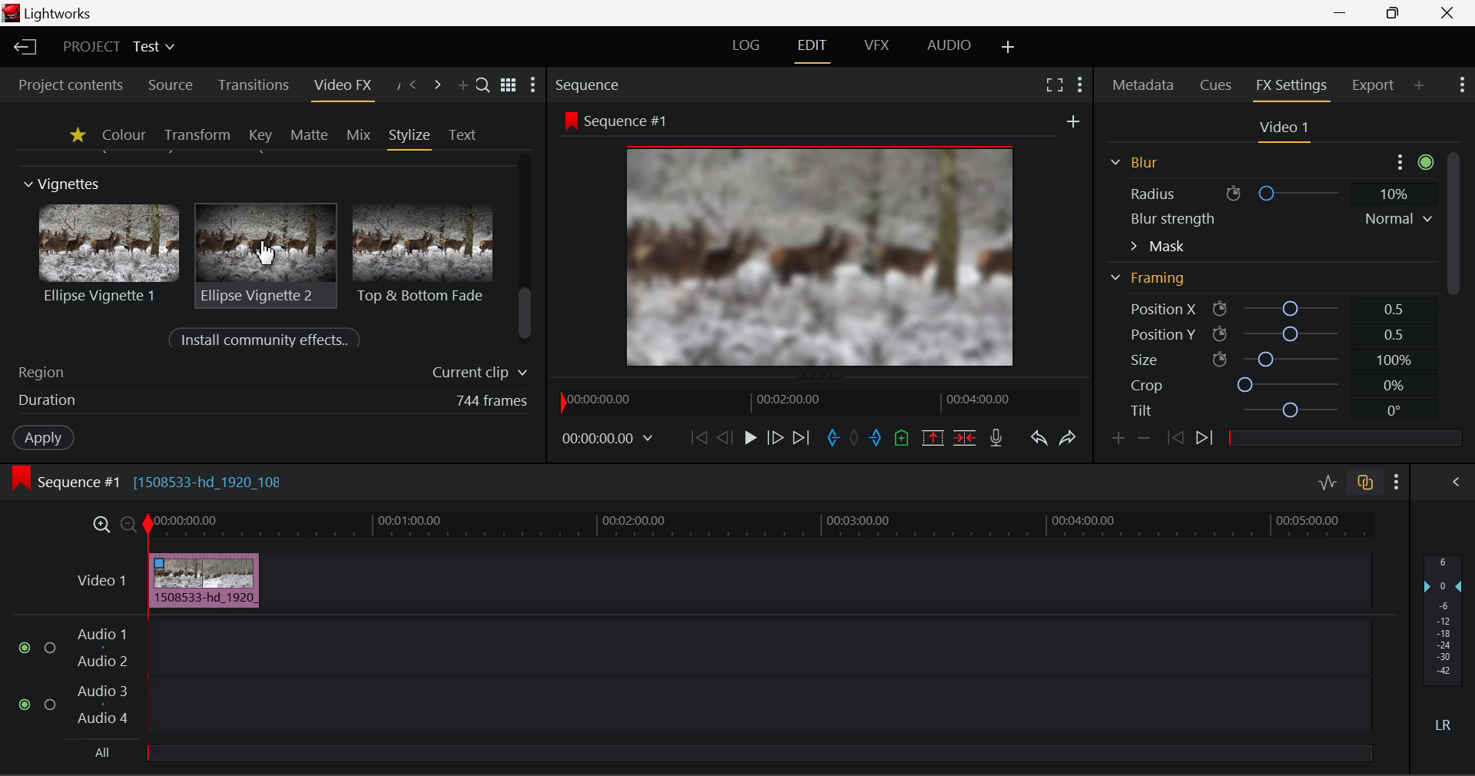 The width and height of the screenshot is (1475, 776). I want to click on Sequence Preview Section, so click(591, 84).